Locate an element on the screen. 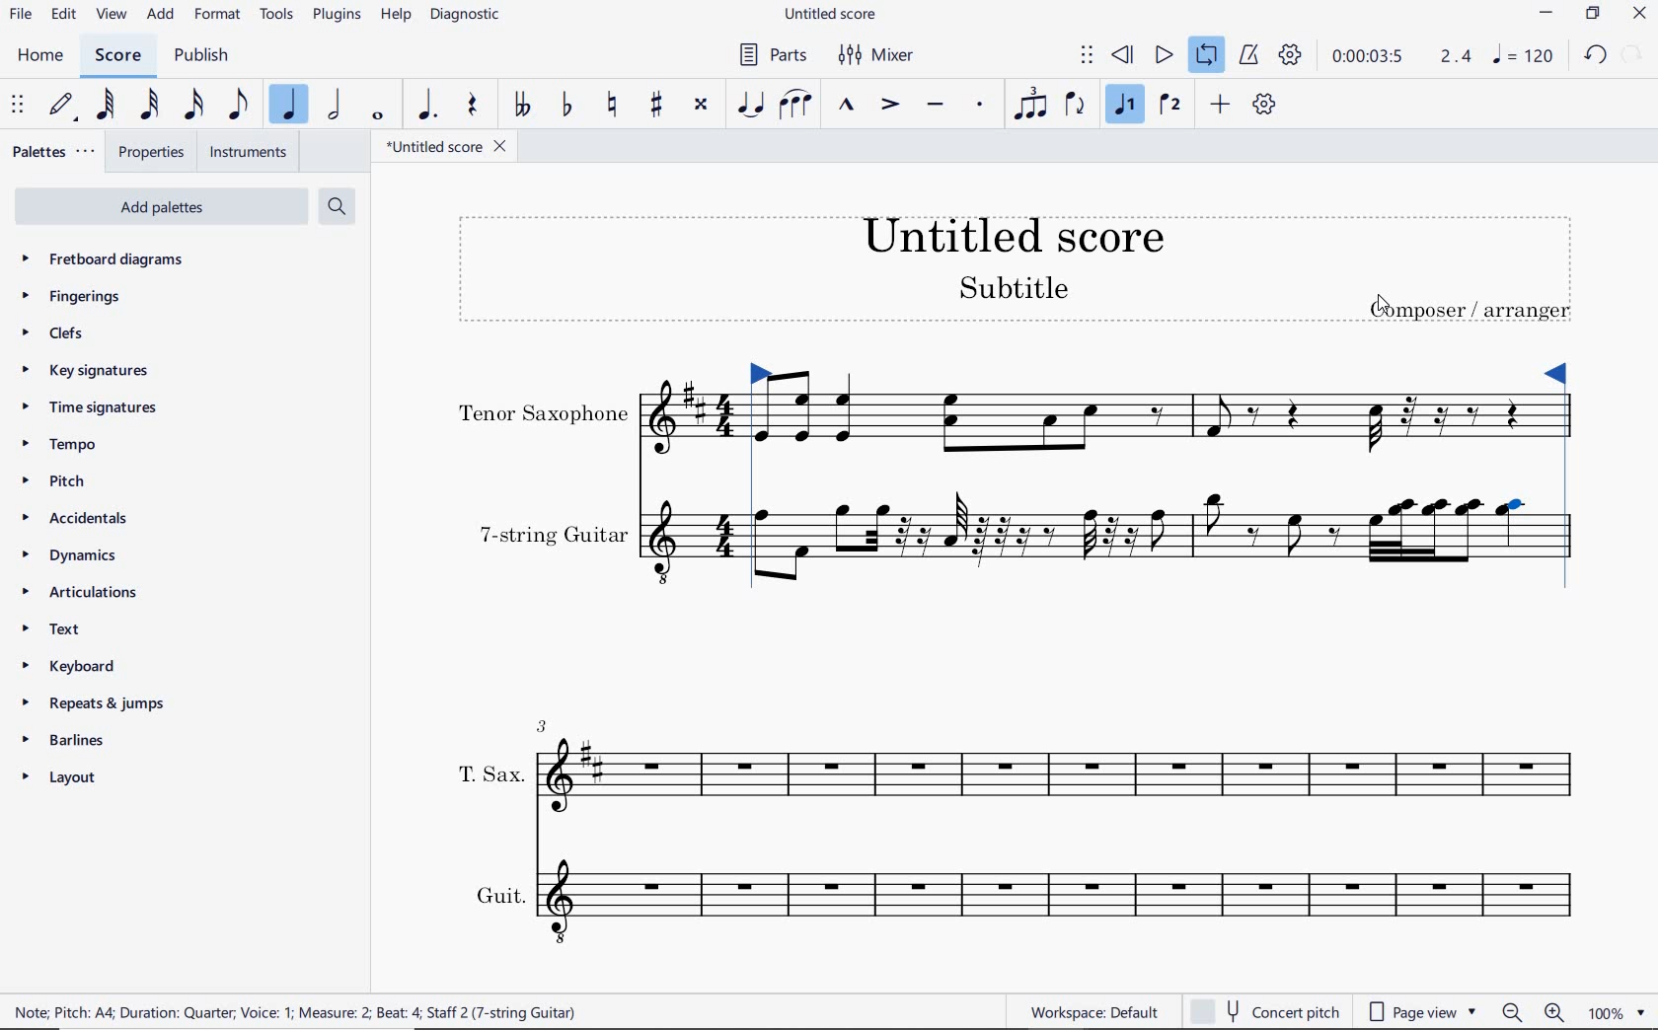 Image resolution: width=1658 pixels, height=1030 pixels. FORMAT is located at coordinates (219, 15).